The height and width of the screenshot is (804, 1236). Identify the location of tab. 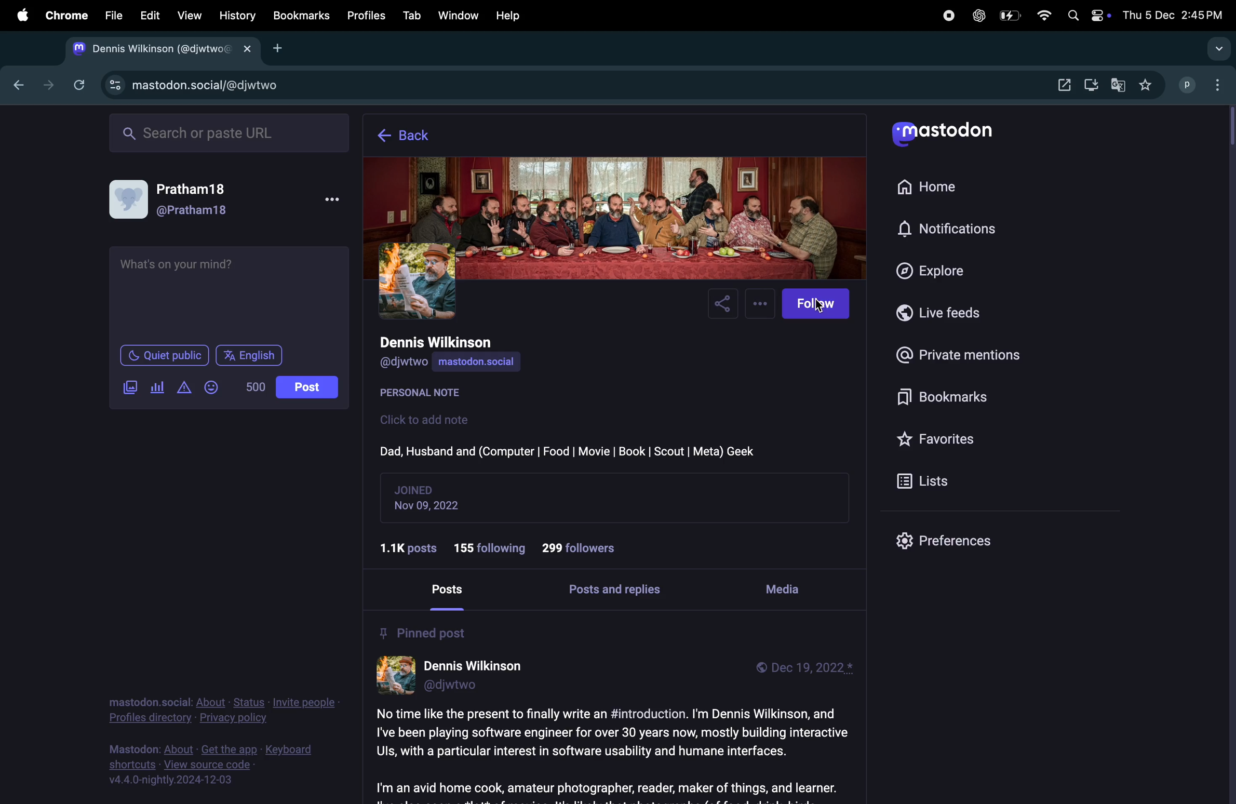
(412, 15).